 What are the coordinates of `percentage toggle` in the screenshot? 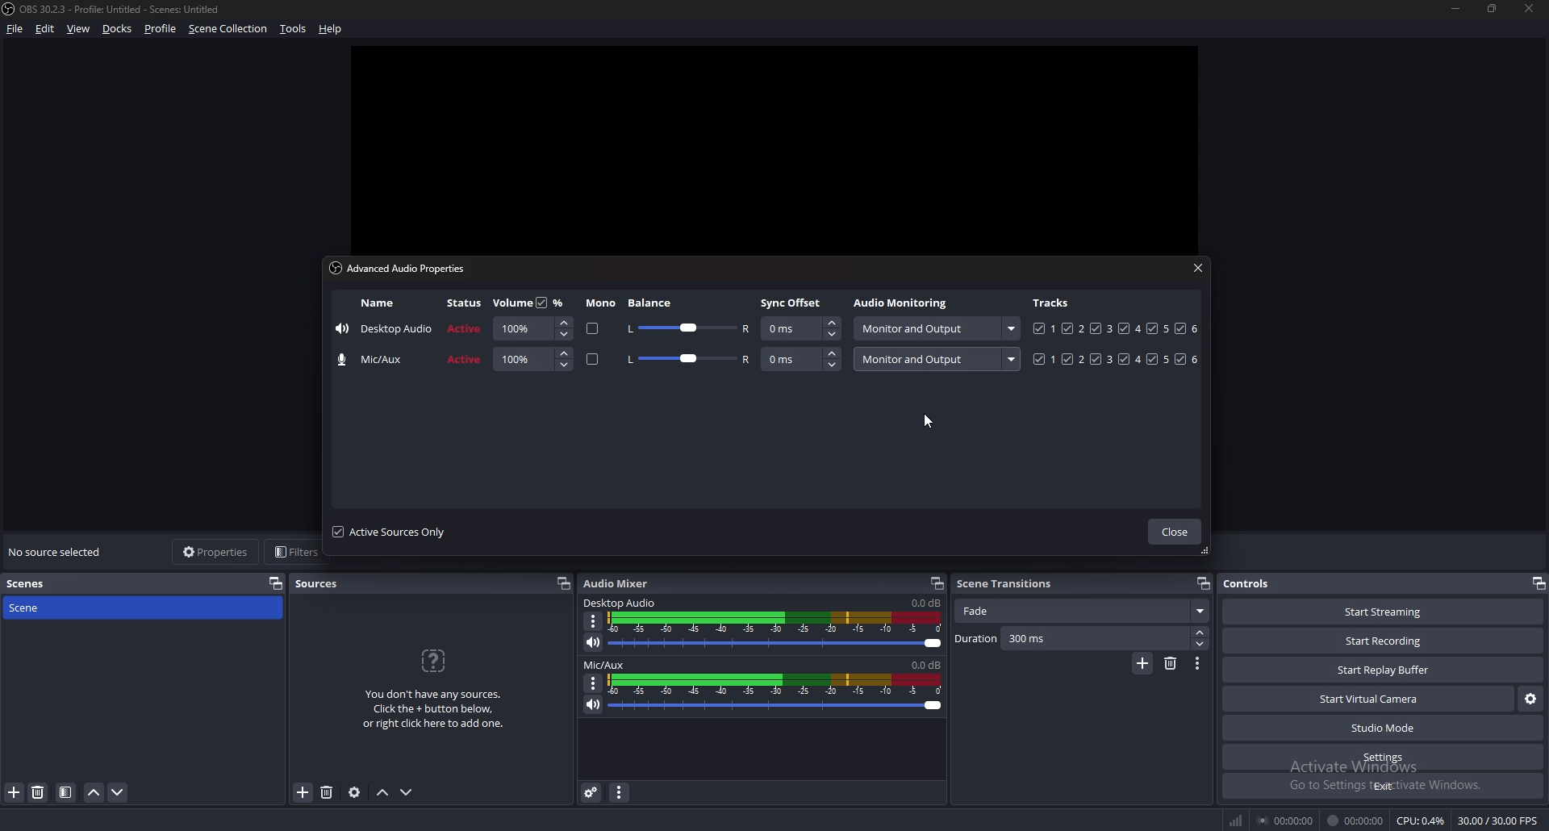 It's located at (552, 302).